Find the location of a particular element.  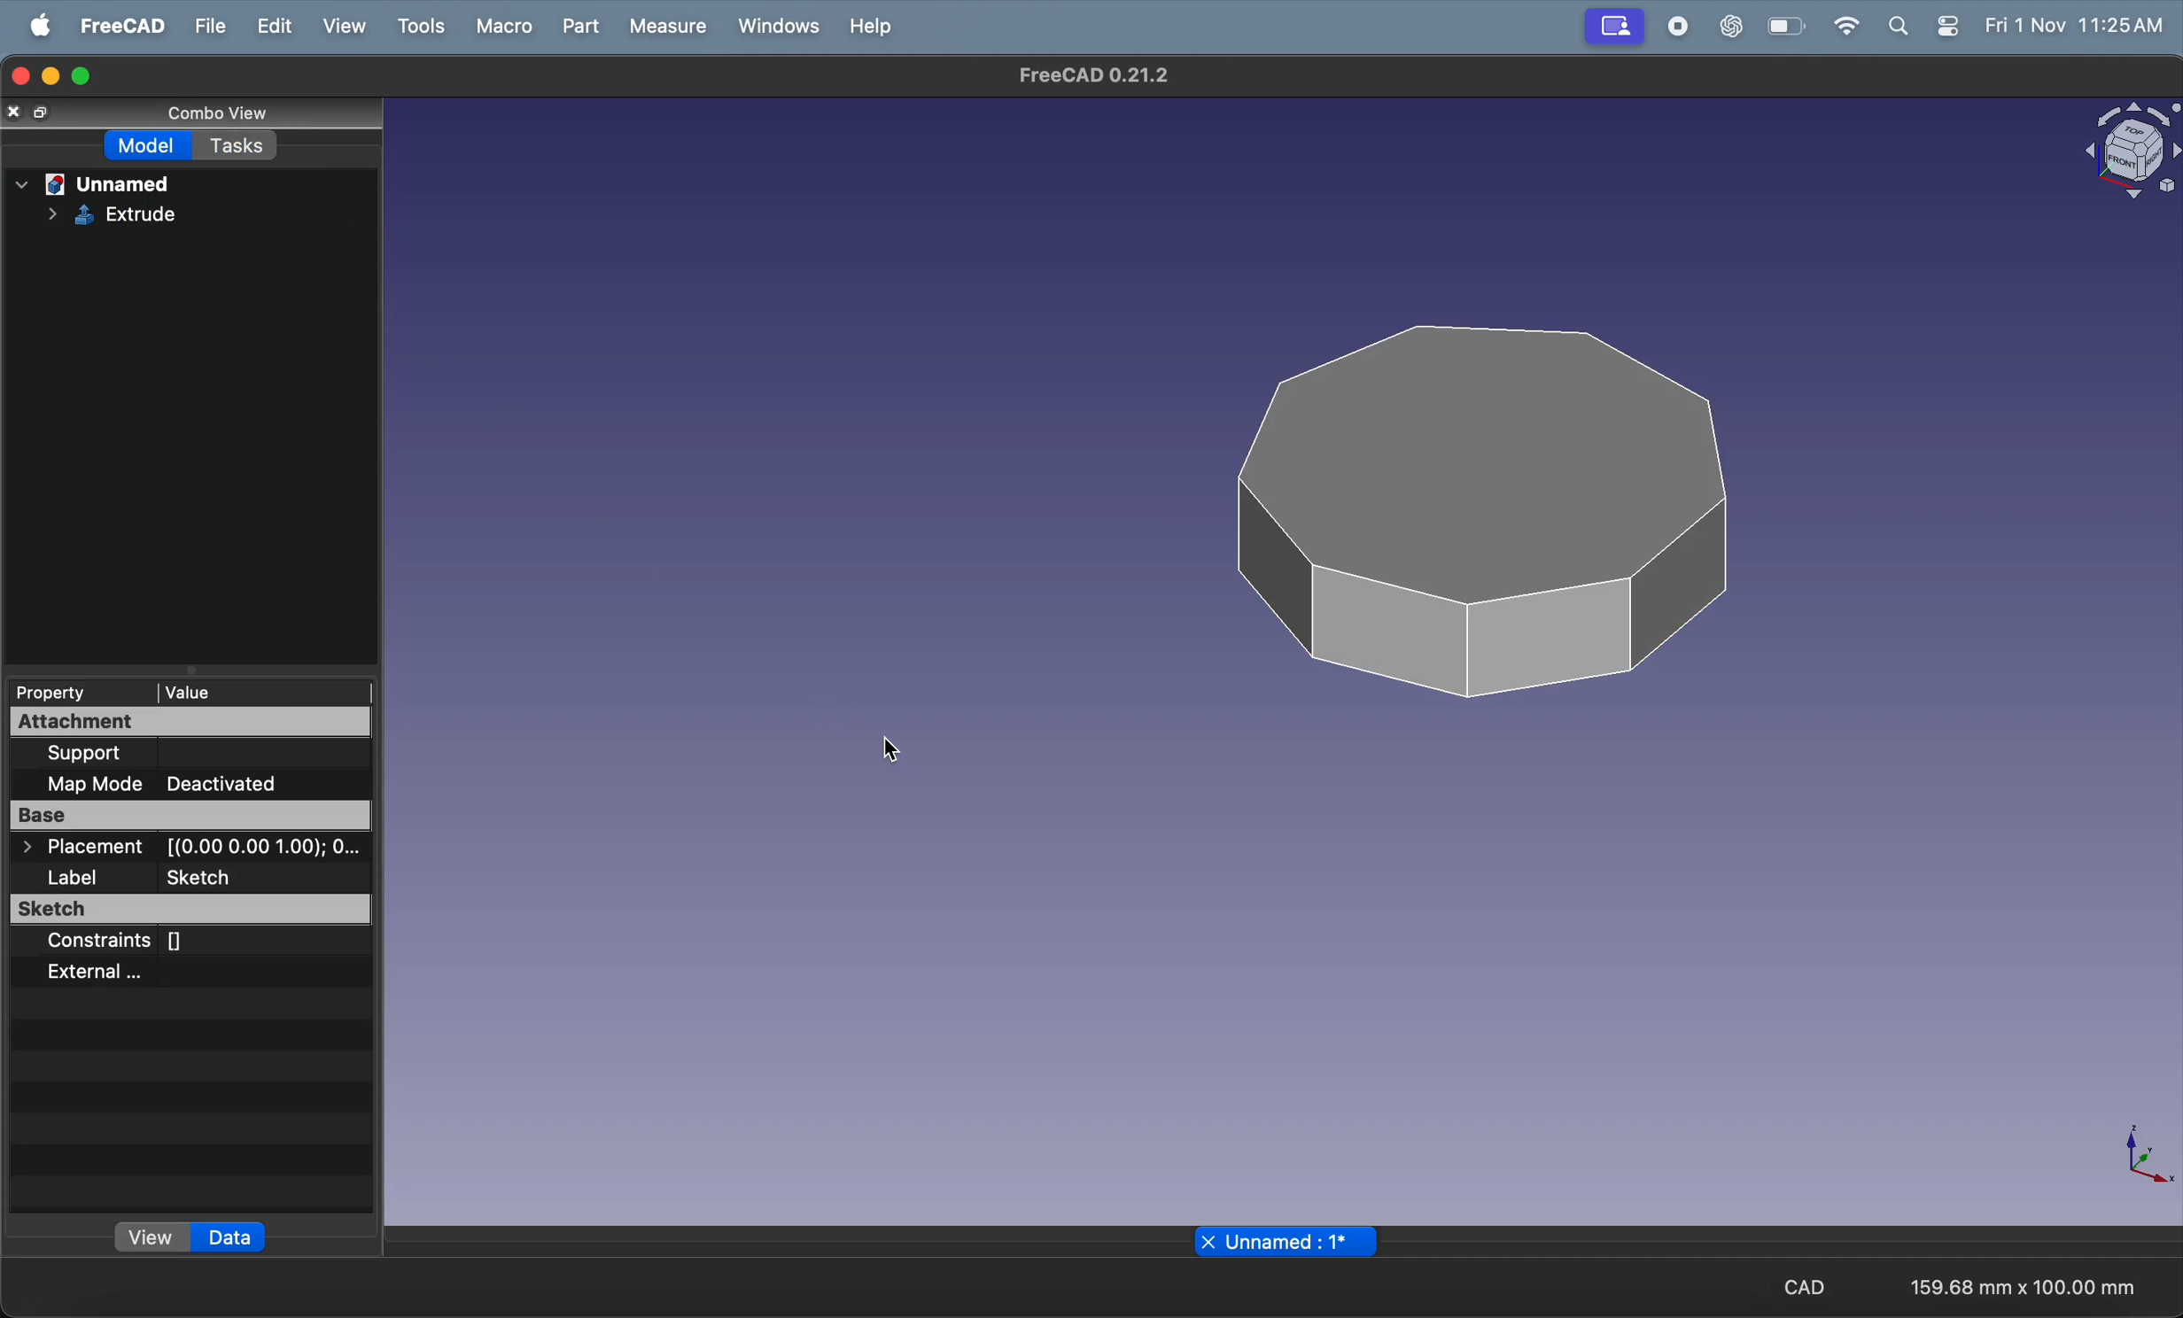

Model is located at coordinates (151, 147).